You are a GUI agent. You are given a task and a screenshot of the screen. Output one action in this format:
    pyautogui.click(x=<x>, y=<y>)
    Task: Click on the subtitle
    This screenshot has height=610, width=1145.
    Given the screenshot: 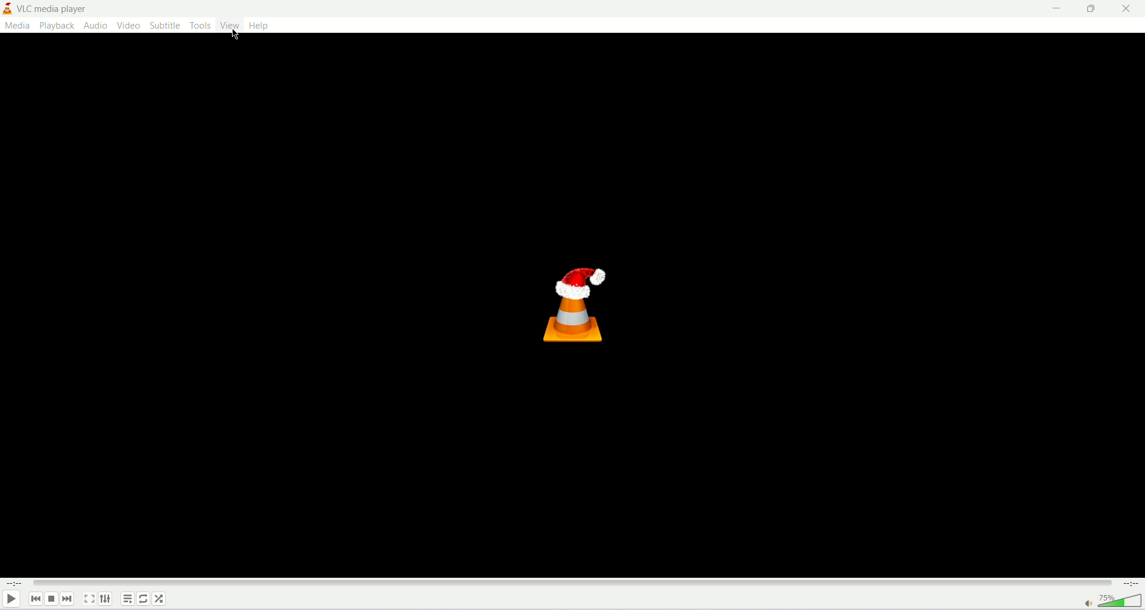 What is the action you would take?
    pyautogui.click(x=166, y=26)
    